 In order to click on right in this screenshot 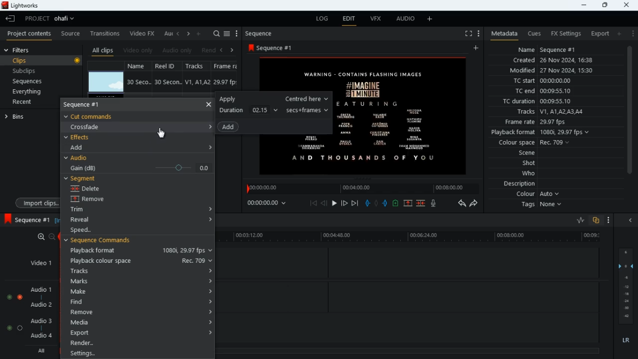, I will do `click(188, 34)`.